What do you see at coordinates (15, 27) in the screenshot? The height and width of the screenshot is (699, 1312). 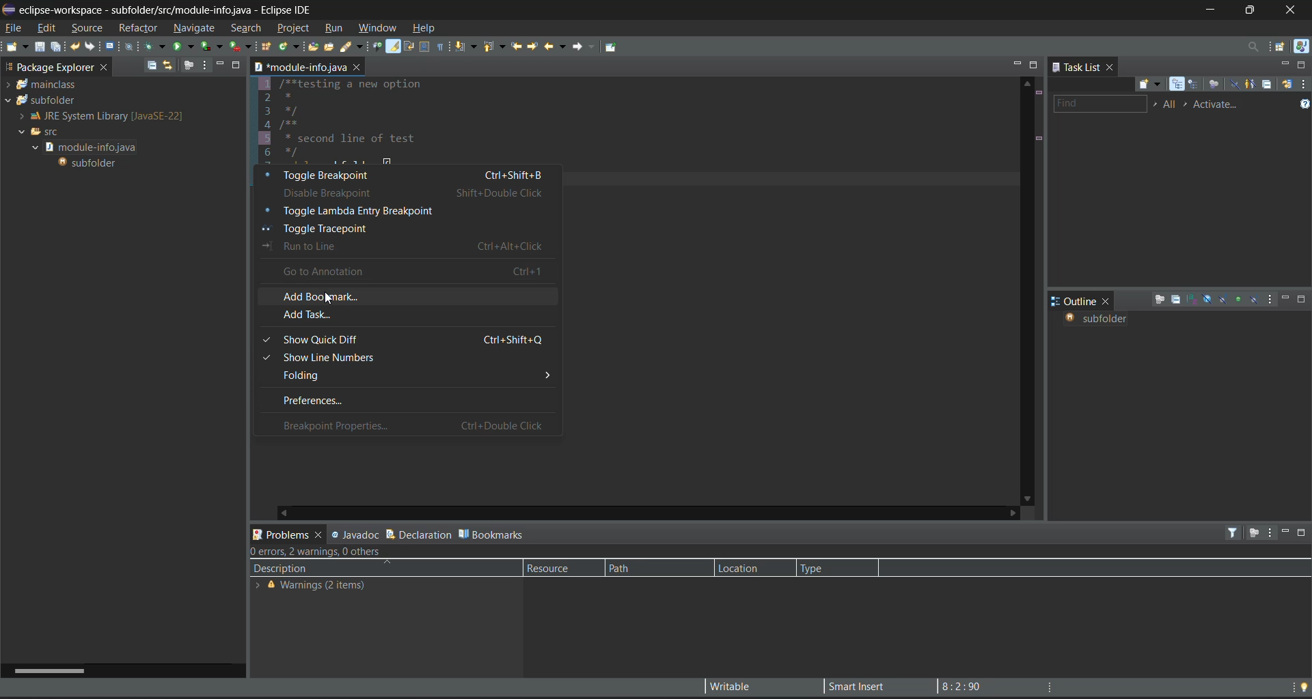 I see `file` at bounding box center [15, 27].